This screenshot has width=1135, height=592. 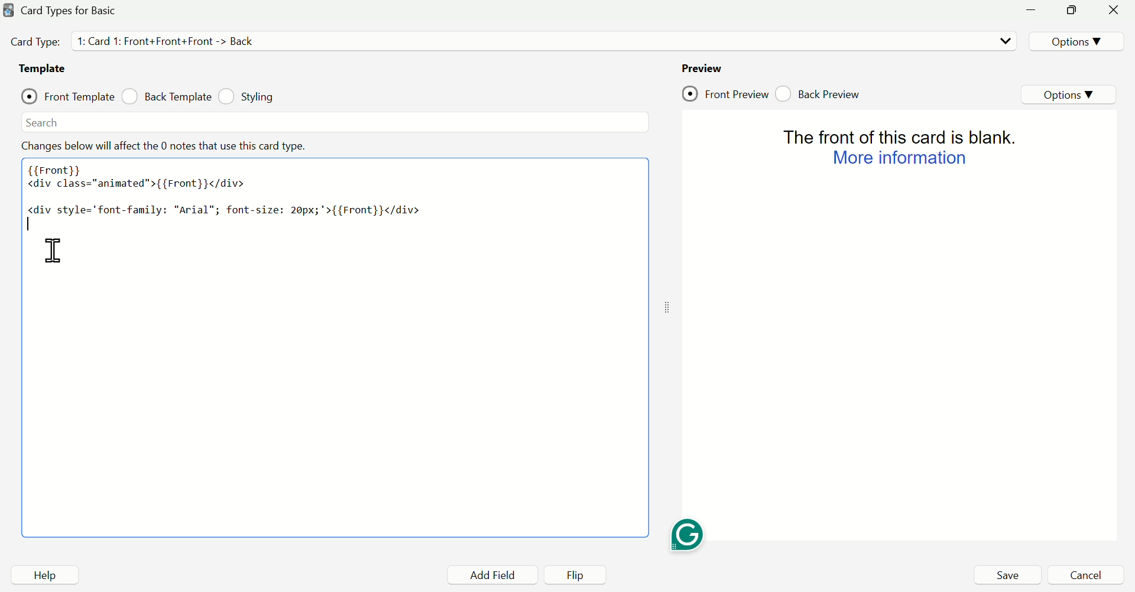 What do you see at coordinates (9, 10) in the screenshot?
I see `Anki Desktop icon` at bounding box center [9, 10].